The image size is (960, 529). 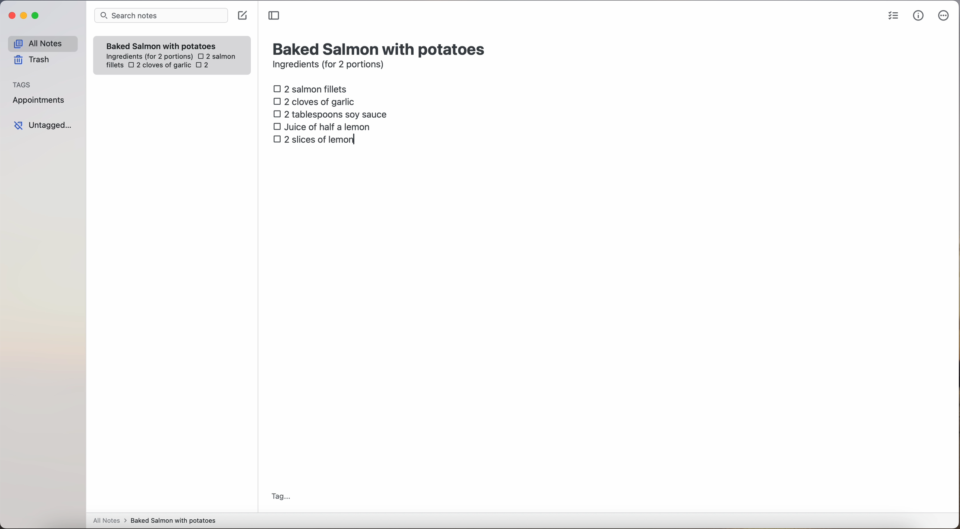 What do you see at coordinates (313, 88) in the screenshot?
I see `2 salmon fillets` at bounding box center [313, 88].